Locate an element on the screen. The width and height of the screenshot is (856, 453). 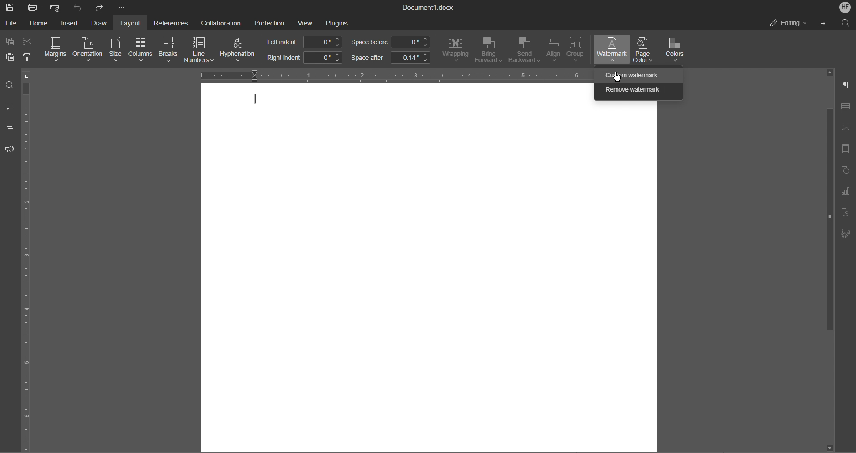
Copy is located at coordinates (11, 42).